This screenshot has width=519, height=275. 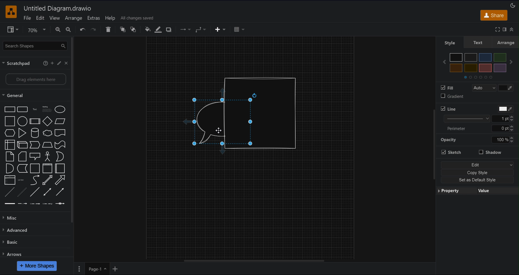 What do you see at coordinates (478, 165) in the screenshot?
I see `Edit` at bounding box center [478, 165].